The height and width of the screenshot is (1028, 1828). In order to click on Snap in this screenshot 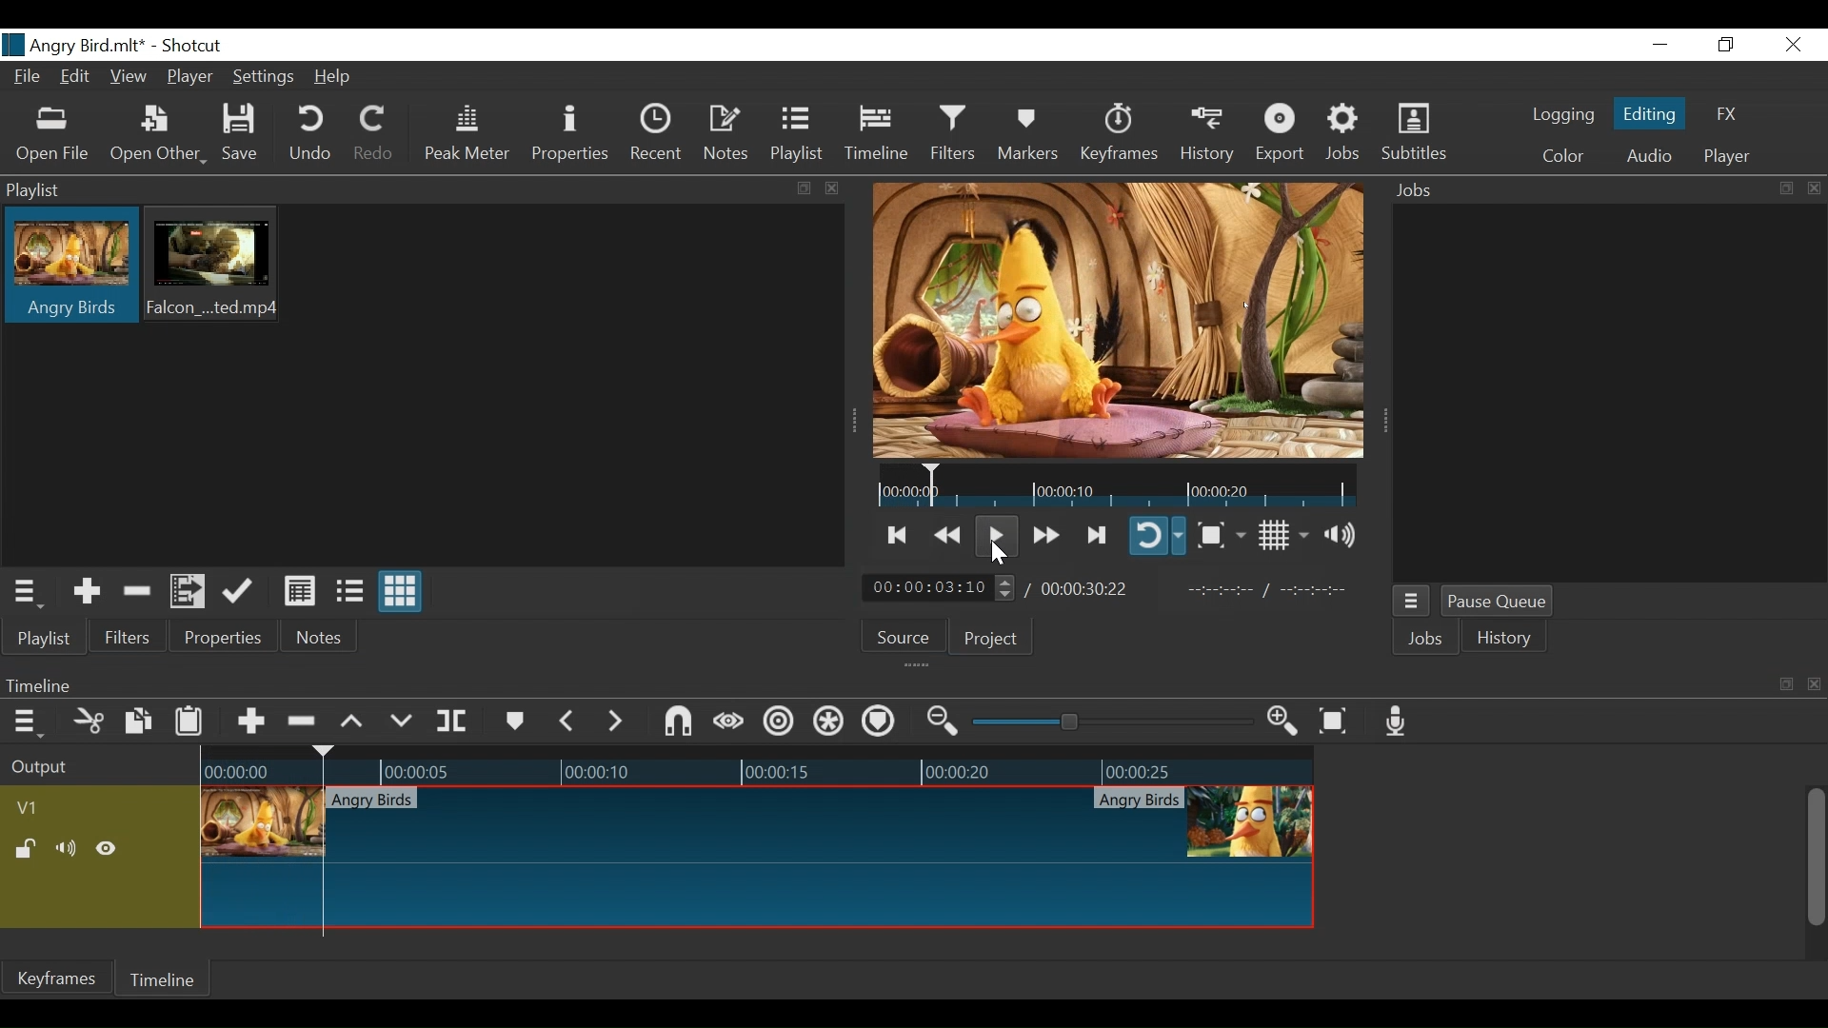, I will do `click(675, 722)`.